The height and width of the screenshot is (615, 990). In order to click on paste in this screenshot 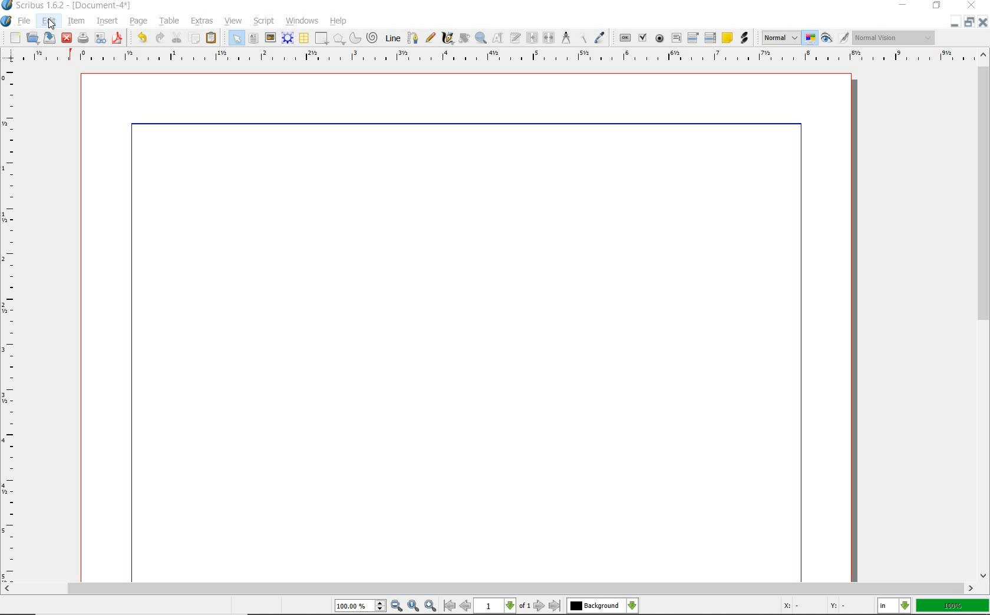, I will do `click(212, 38)`.